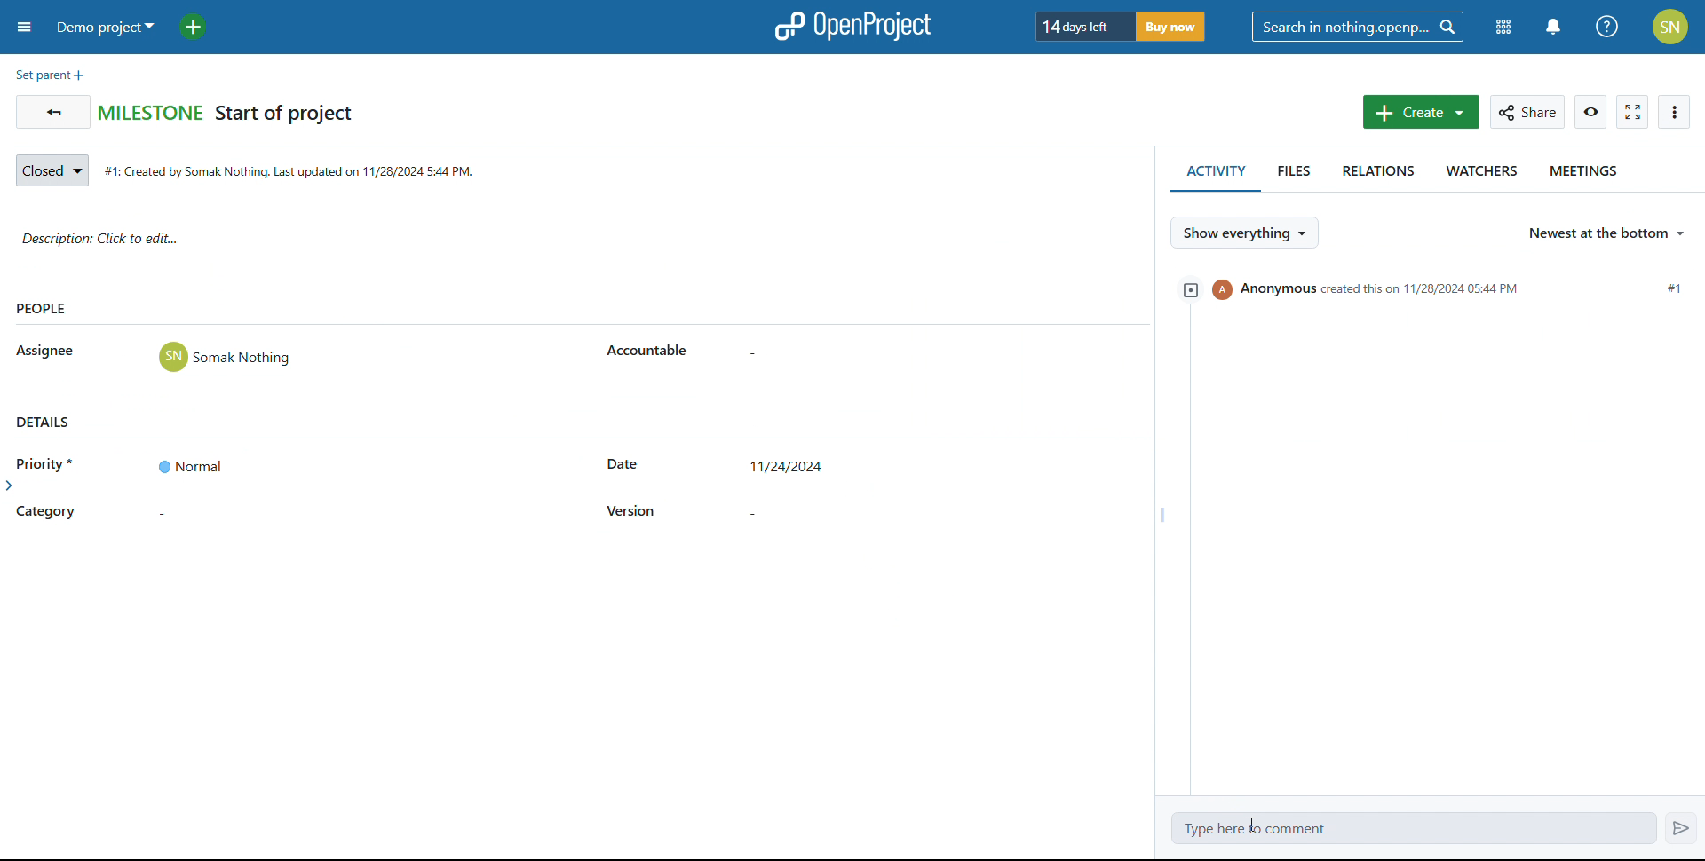 This screenshot has width=1705, height=861. What do you see at coordinates (226, 357) in the screenshot?
I see `user` at bounding box center [226, 357].